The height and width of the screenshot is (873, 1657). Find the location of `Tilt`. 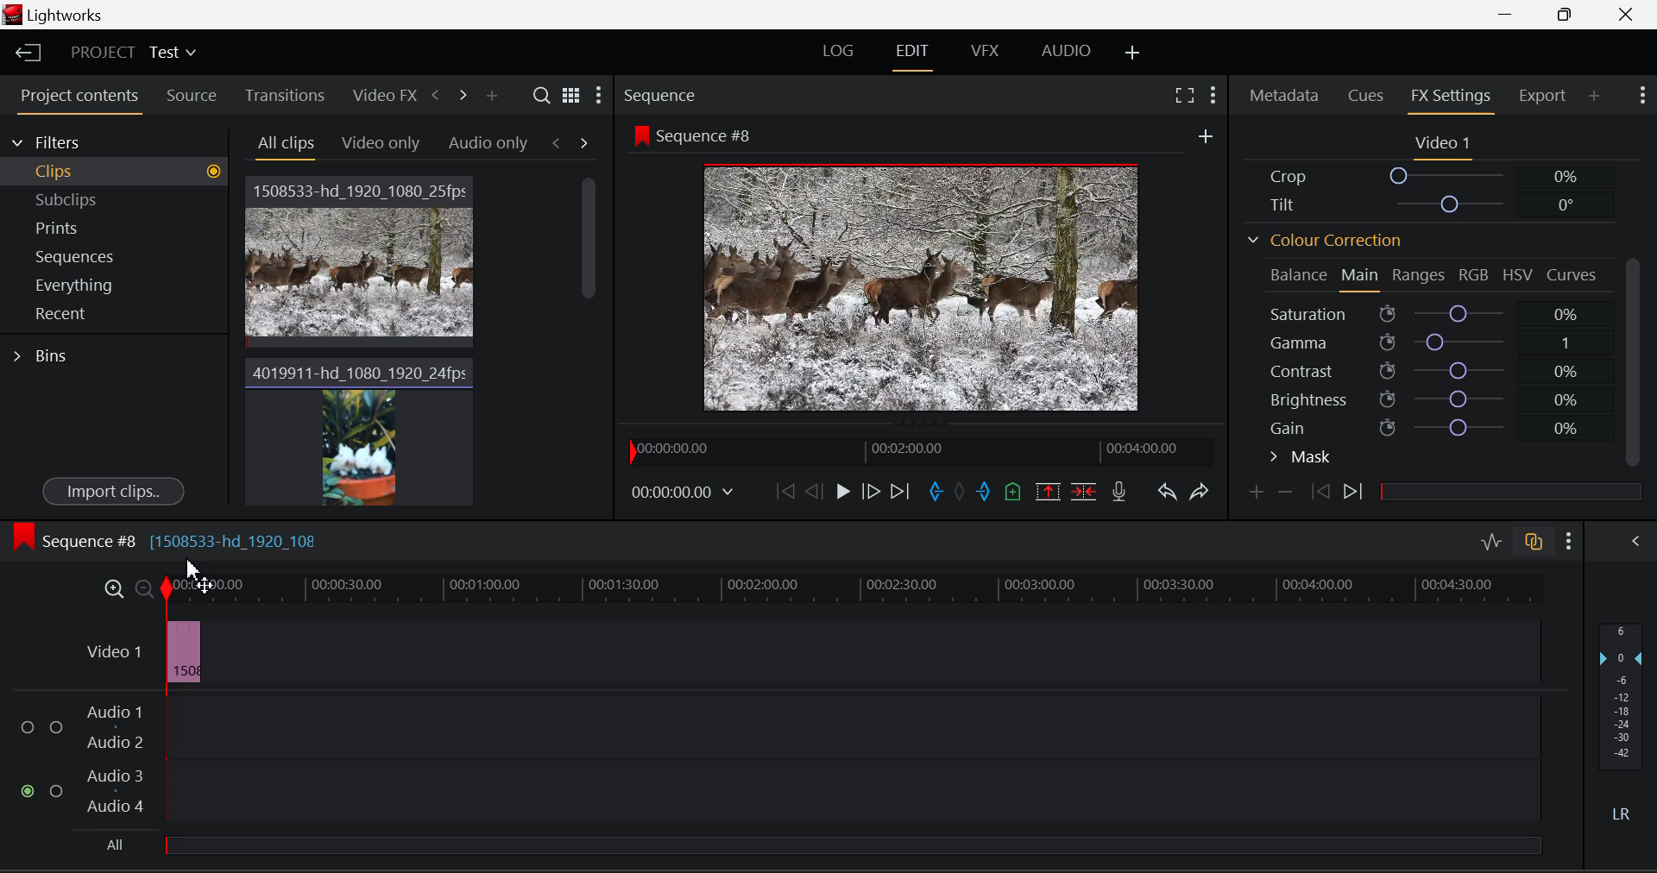

Tilt is located at coordinates (1424, 205).